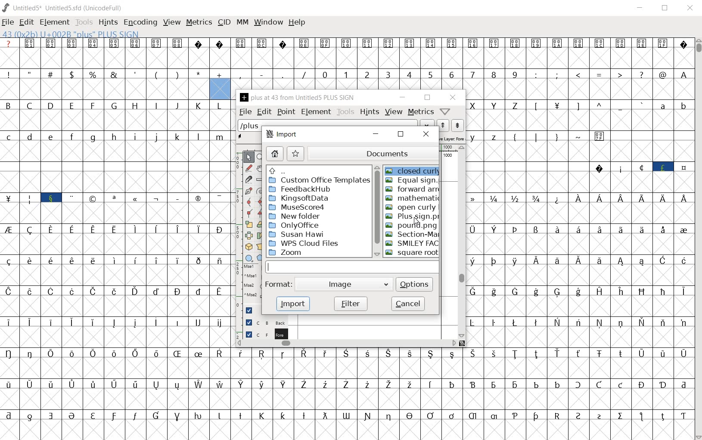  I want to click on special characters, so click(683, 240).